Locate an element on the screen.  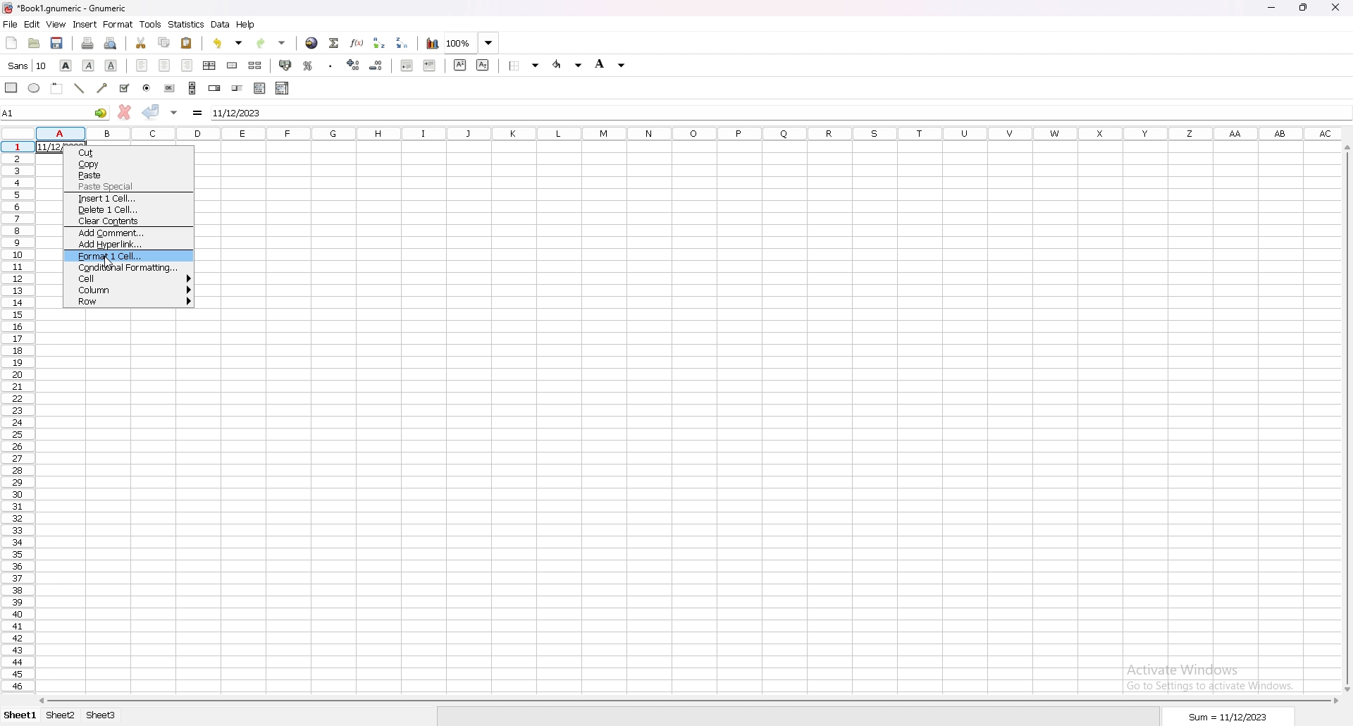
decrease indent is located at coordinates (407, 65).